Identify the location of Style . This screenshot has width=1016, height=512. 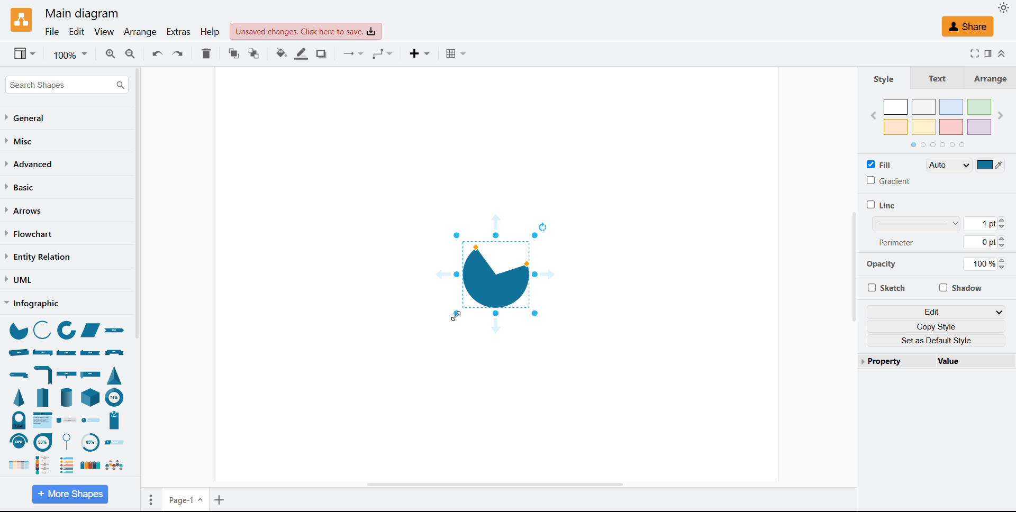
(884, 78).